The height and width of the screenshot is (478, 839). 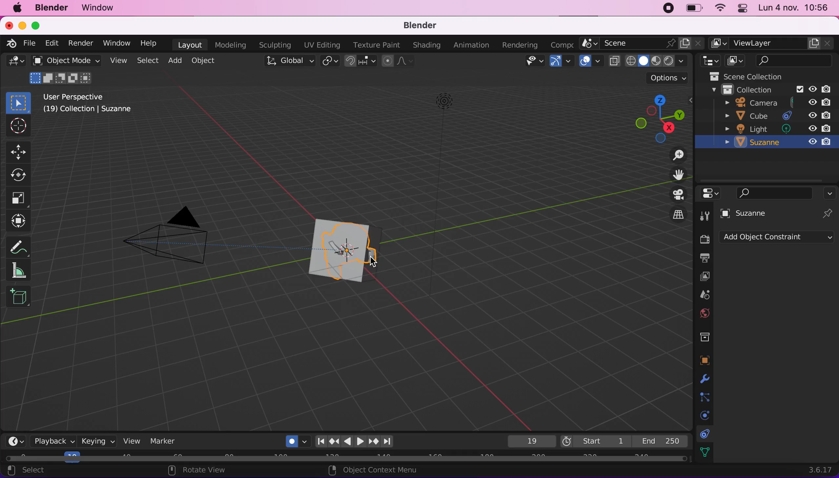 What do you see at coordinates (54, 441) in the screenshot?
I see `playback` at bounding box center [54, 441].